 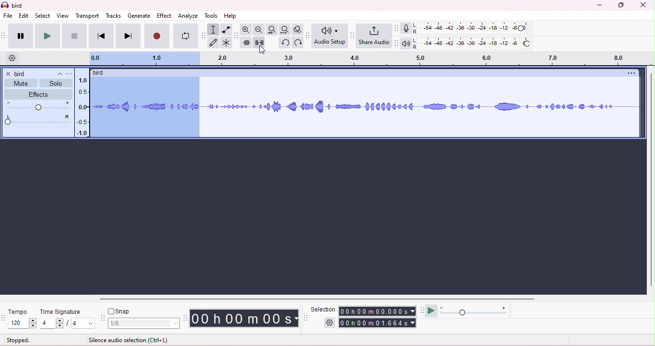 What do you see at coordinates (261, 43) in the screenshot?
I see `silence selection` at bounding box center [261, 43].